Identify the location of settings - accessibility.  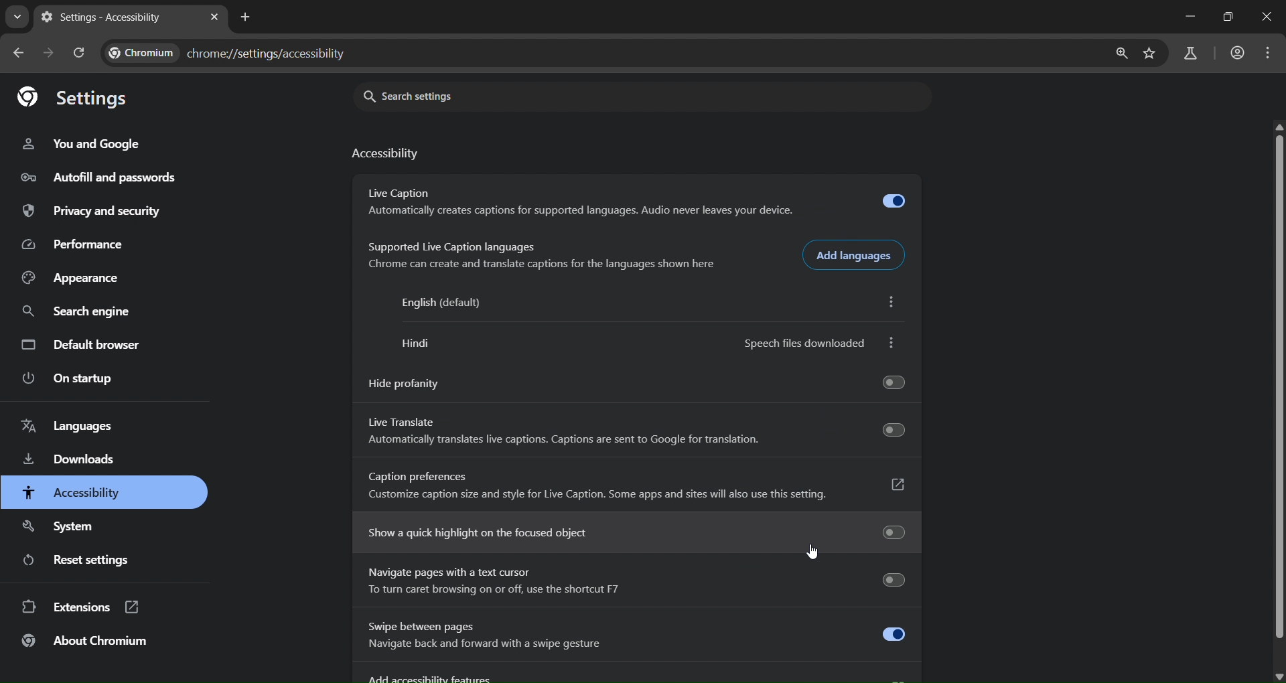
(104, 19).